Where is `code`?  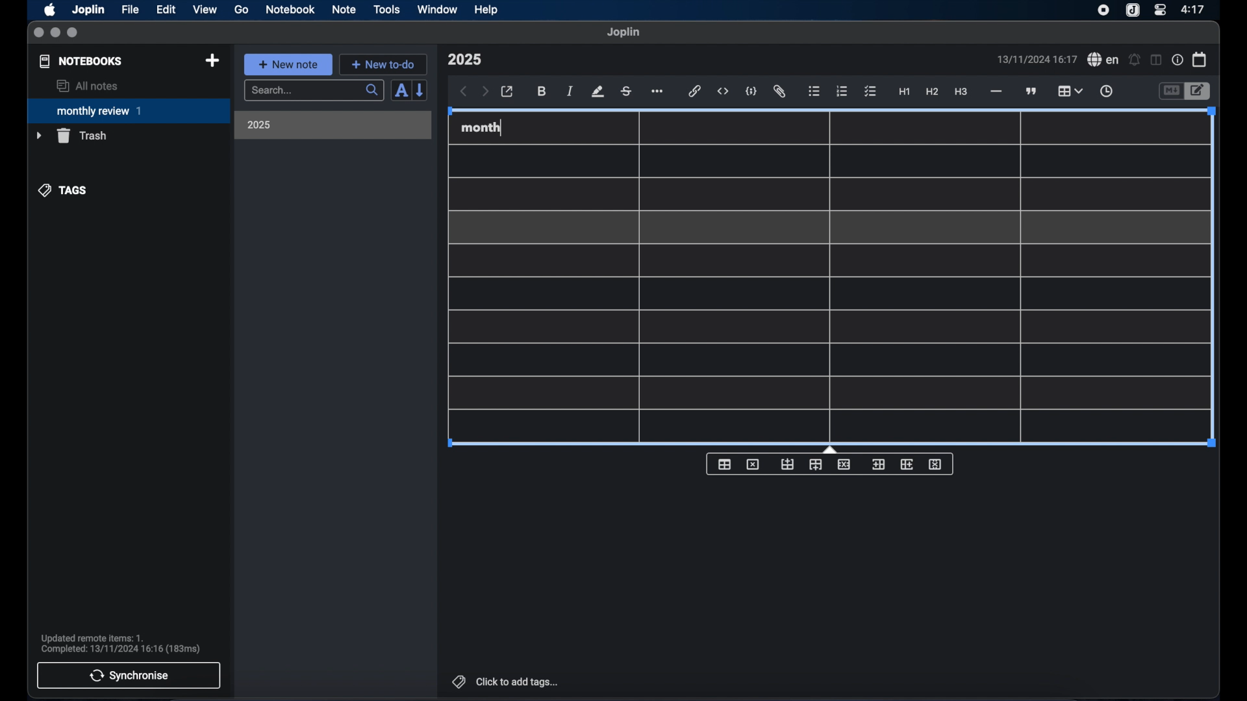 code is located at coordinates (751, 92).